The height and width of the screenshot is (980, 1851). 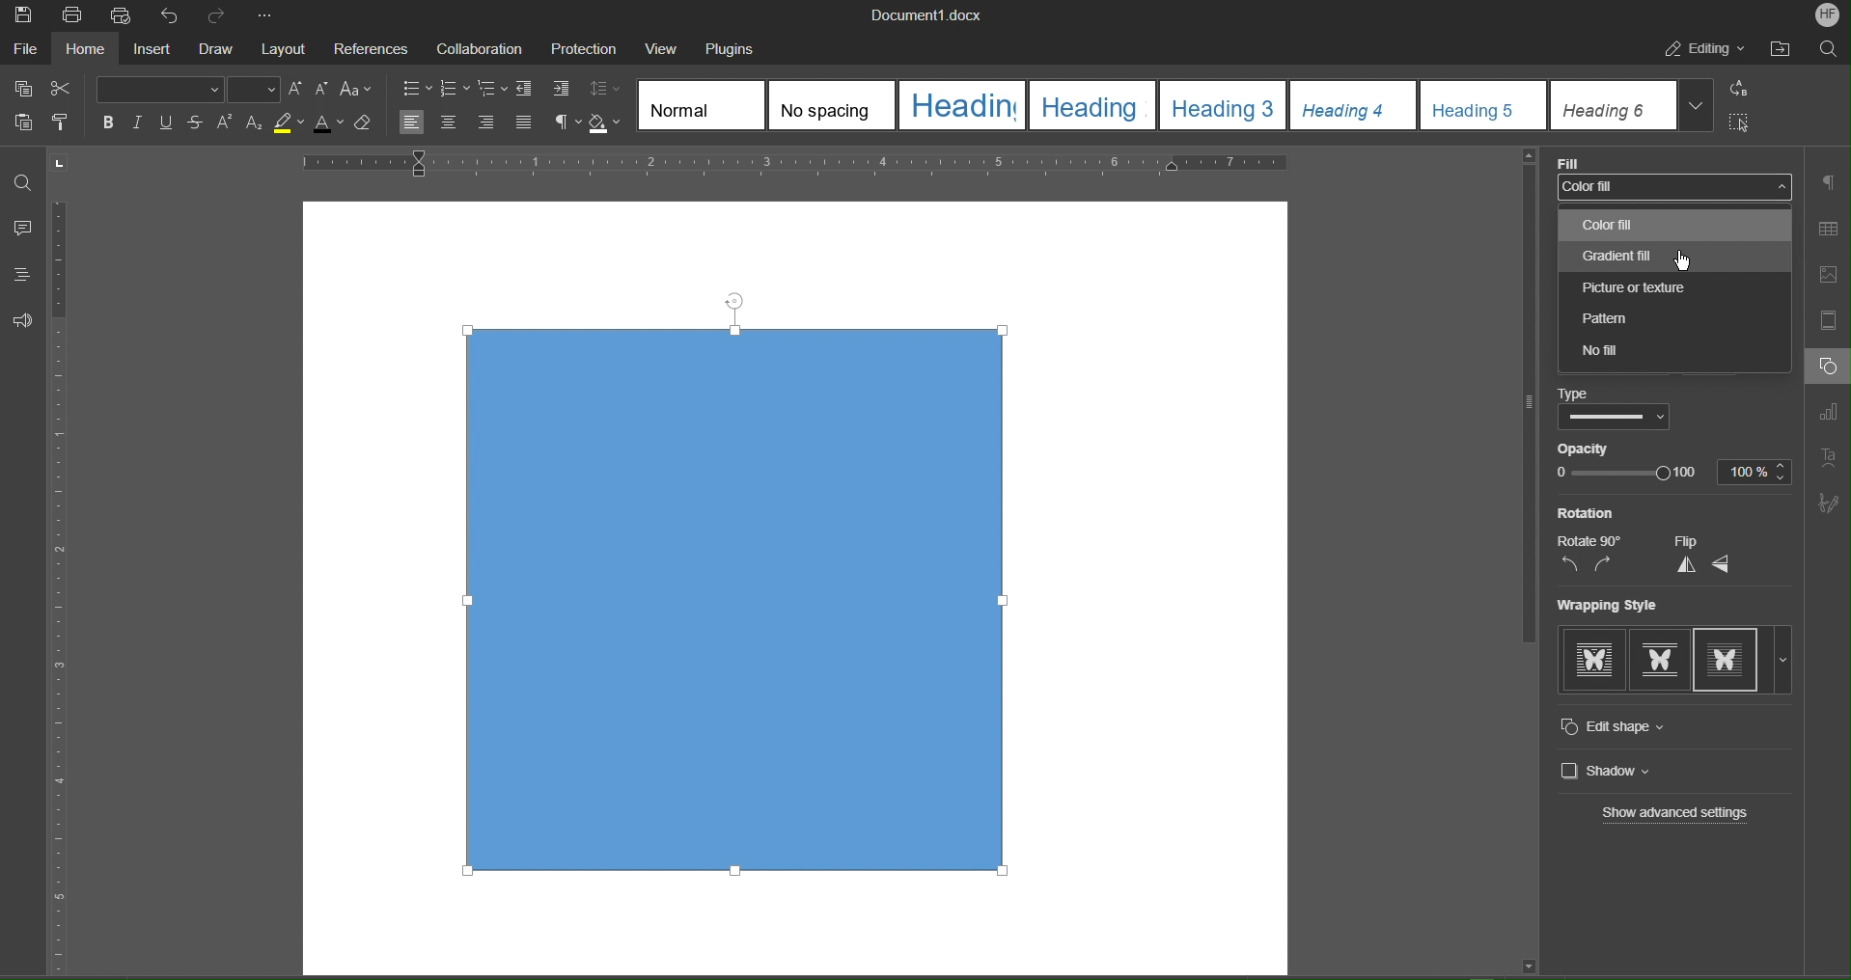 What do you see at coordinates (287, 46) in the screenshot?
I see `Layout` at bounding box center [287, 46].